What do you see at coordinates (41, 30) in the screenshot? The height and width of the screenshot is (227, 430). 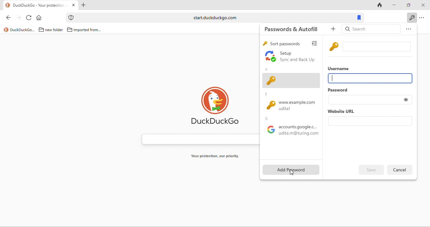 I see `folder icon` at bounding box center [41, 30].